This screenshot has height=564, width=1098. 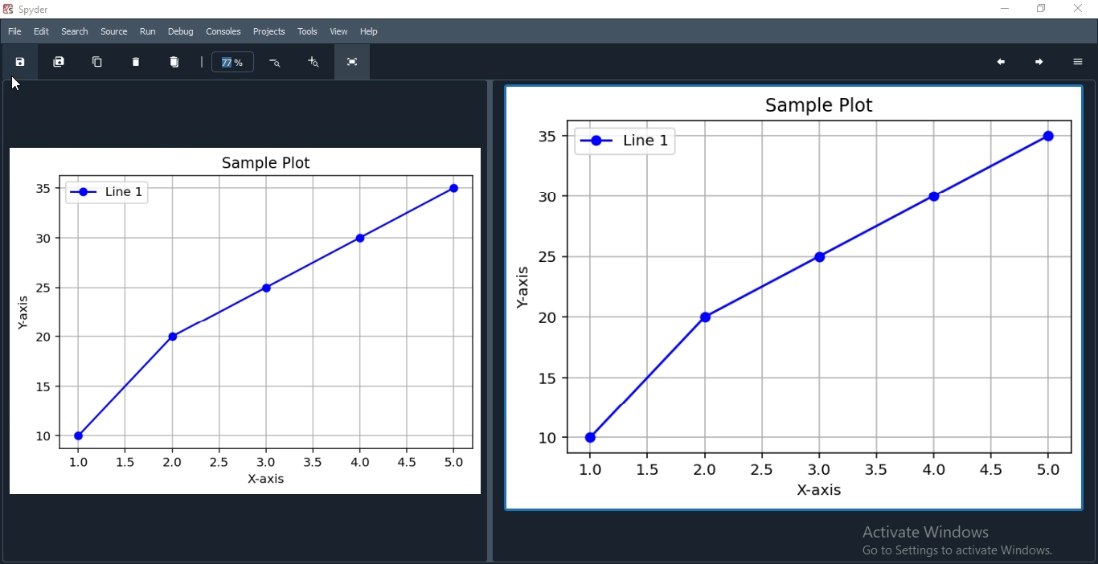 I want to click on previous plot, so click(x=1000, y=61).